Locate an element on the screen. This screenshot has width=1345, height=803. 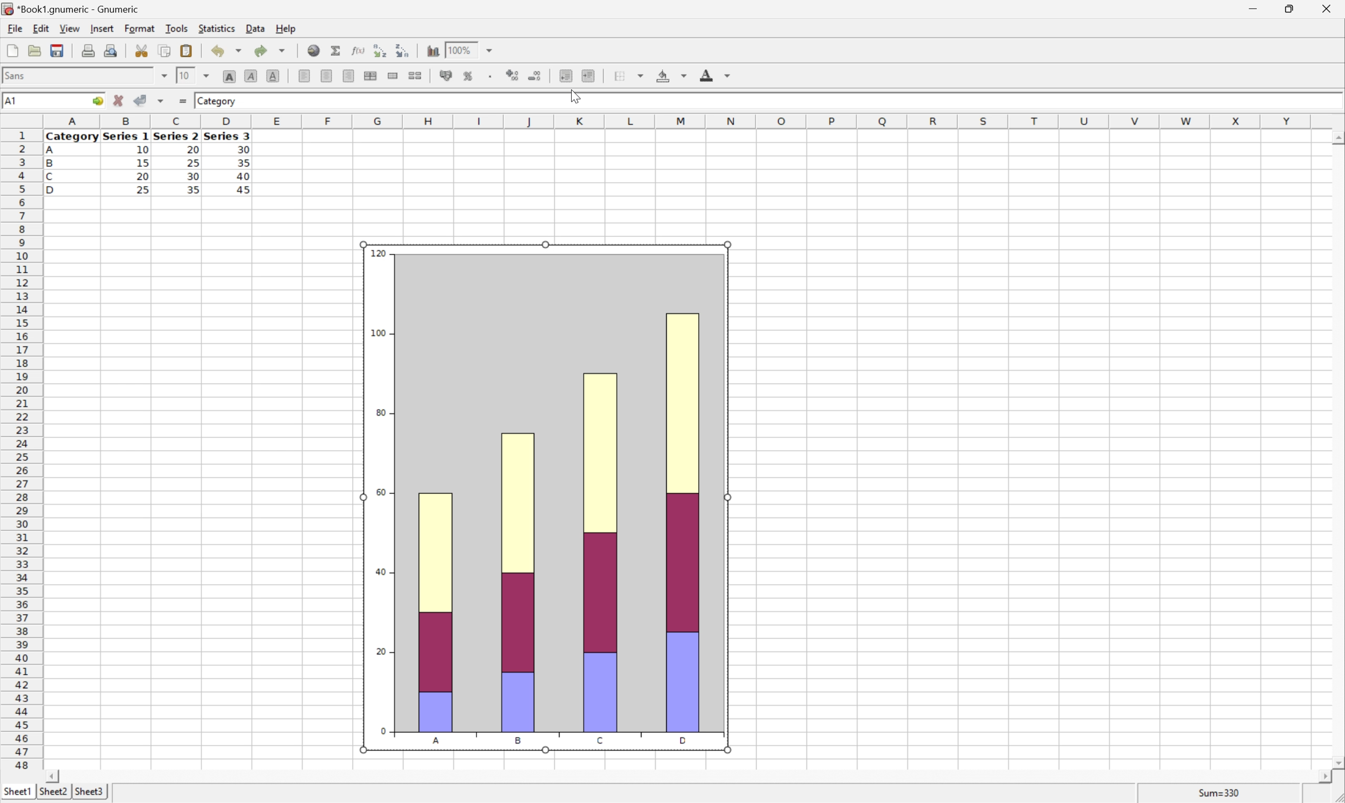
Row numbers is located at coordinates (20, 449).